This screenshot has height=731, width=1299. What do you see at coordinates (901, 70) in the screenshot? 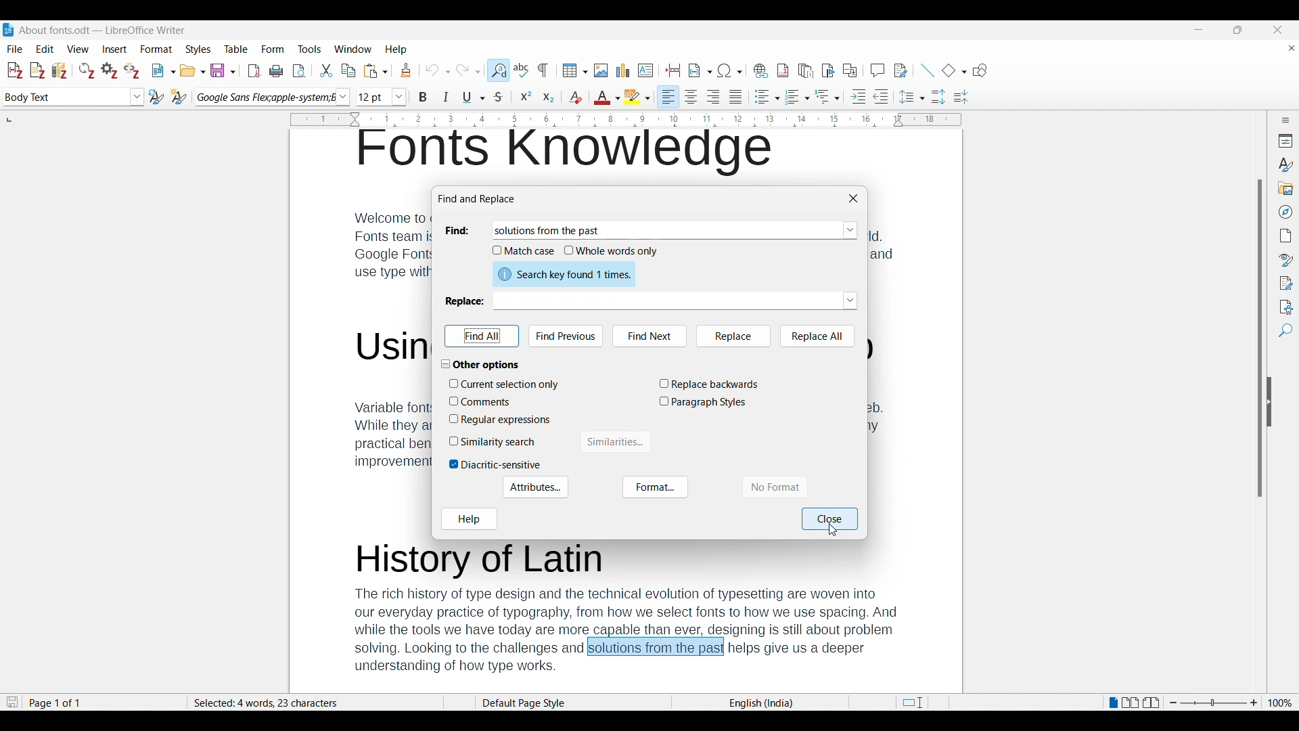
I see `Show track changes functions ` at bounding box center [901, 70].